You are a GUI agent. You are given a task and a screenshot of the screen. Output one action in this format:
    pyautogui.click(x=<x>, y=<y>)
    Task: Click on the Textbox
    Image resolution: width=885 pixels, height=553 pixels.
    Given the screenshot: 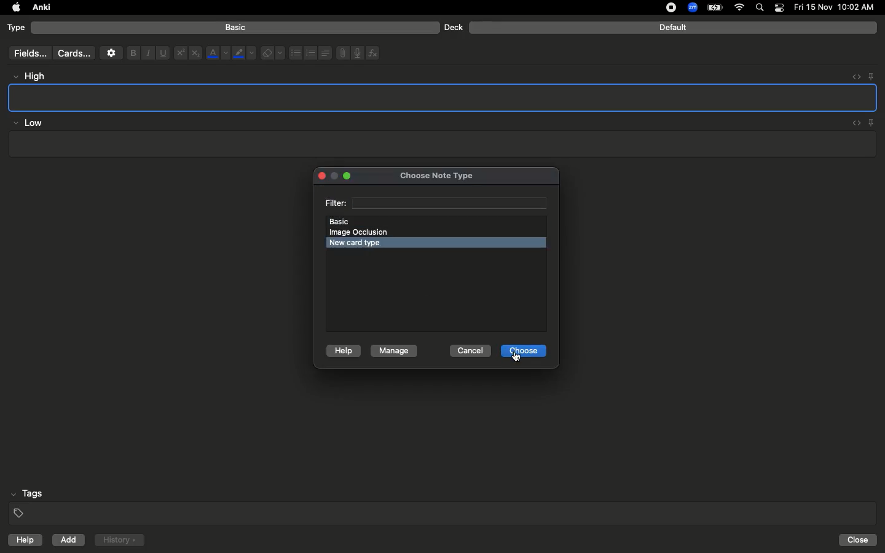 What is the action you would take?
    pyautogui.click(x=444, y=97)
    